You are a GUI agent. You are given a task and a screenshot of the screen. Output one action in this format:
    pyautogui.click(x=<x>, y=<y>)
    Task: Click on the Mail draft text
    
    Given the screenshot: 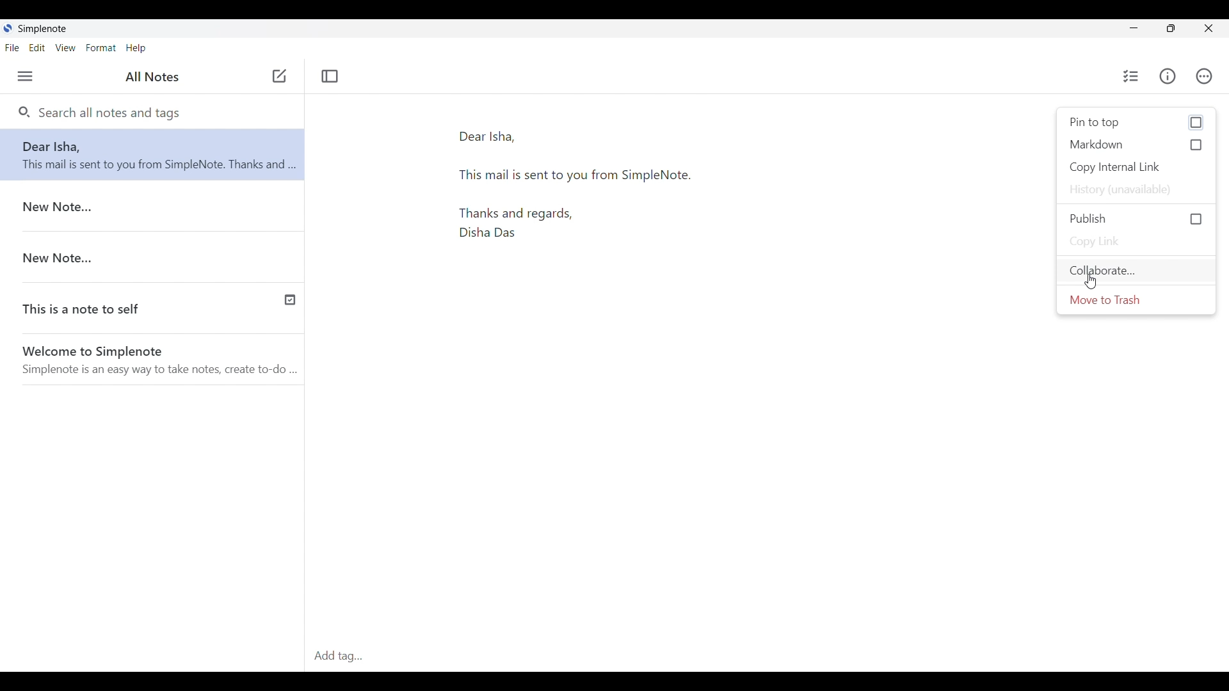 What is the action you would take?
    pyautogui.click(x=666, y=191)
    